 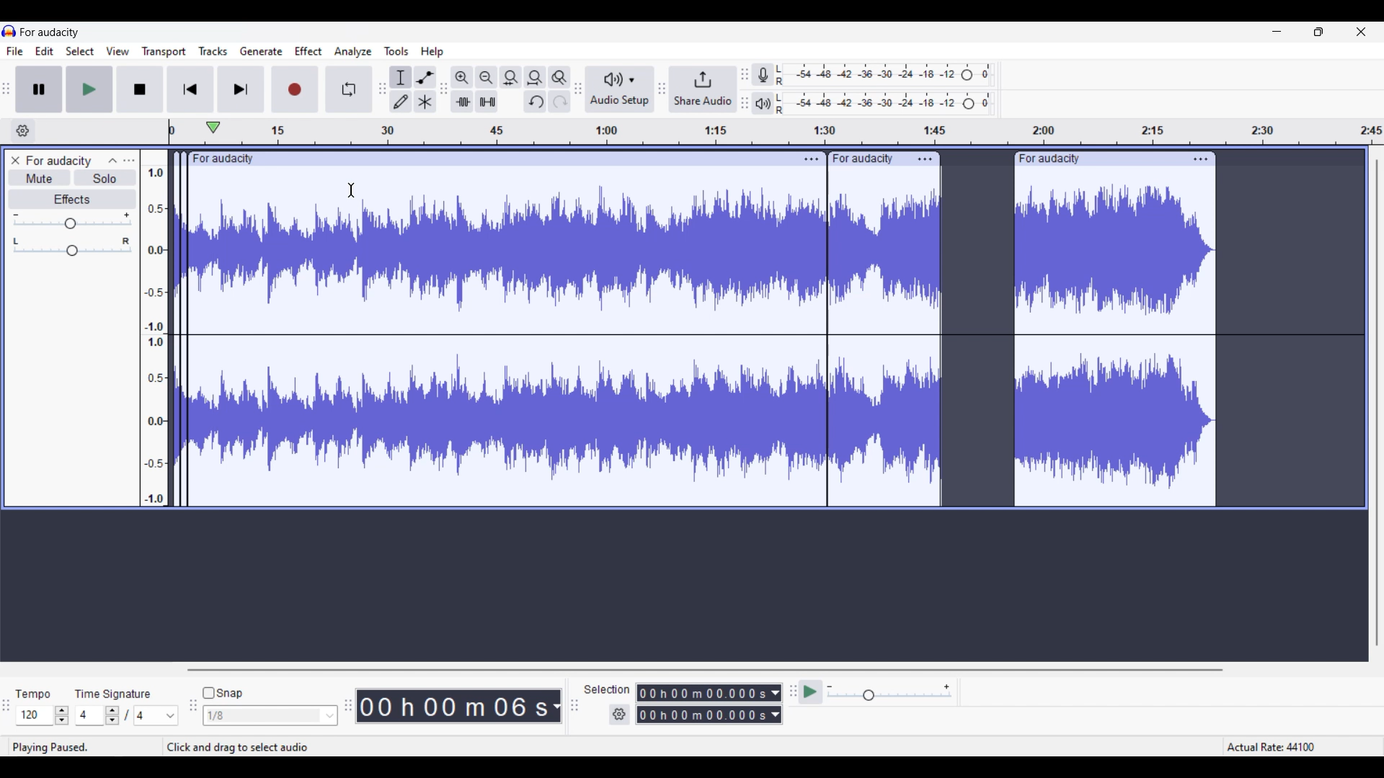 I want to click on track options, so click(x=924, y=158).